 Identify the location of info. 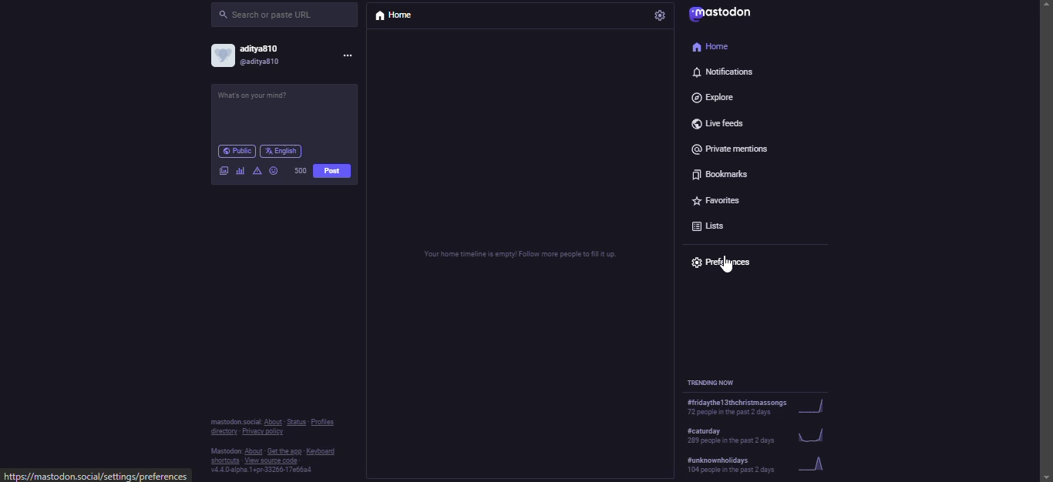
(274, 444).